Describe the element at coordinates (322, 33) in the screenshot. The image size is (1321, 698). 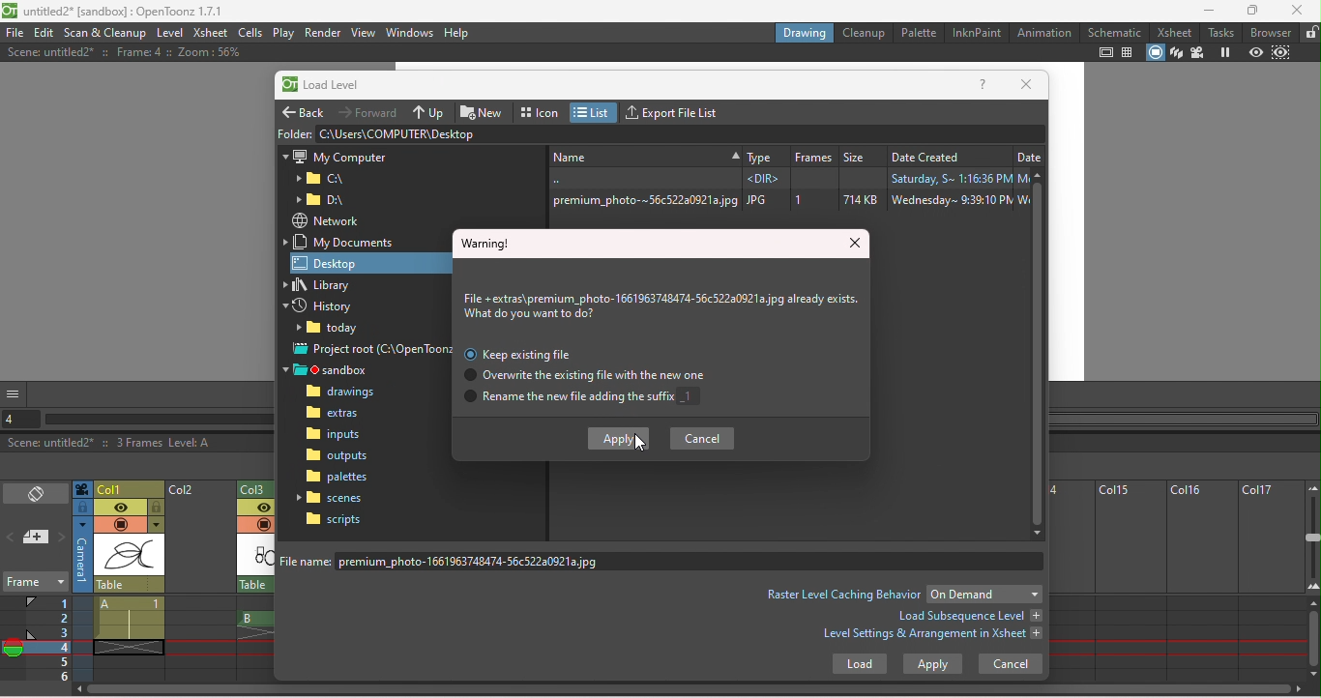
I see `Render` at that location.